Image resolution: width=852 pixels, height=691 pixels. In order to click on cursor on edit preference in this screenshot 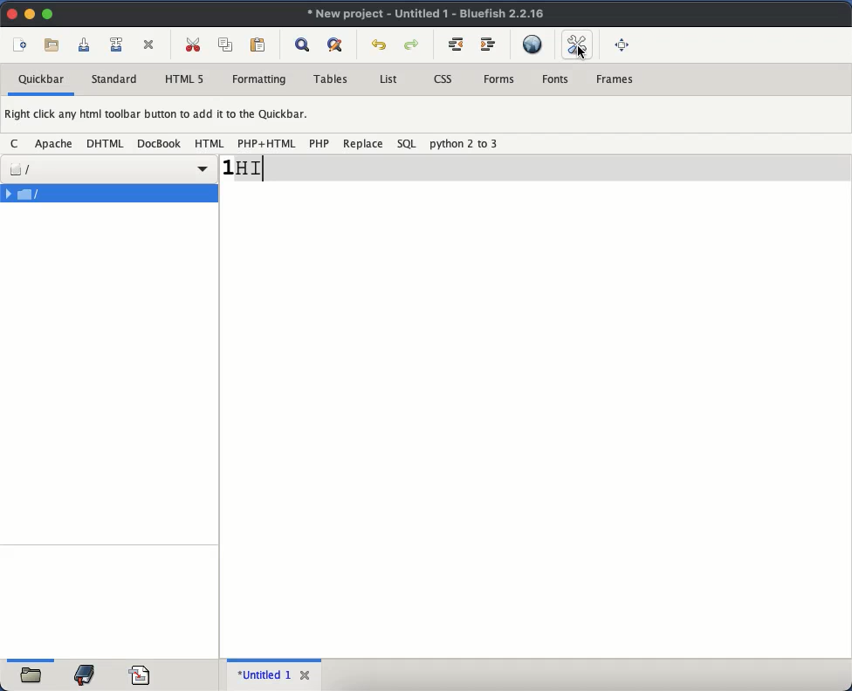, I will do `click(582, 52)`.